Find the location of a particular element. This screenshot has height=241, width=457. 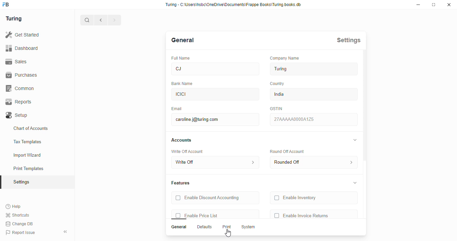

purchases is located at coordinates (21, 75).